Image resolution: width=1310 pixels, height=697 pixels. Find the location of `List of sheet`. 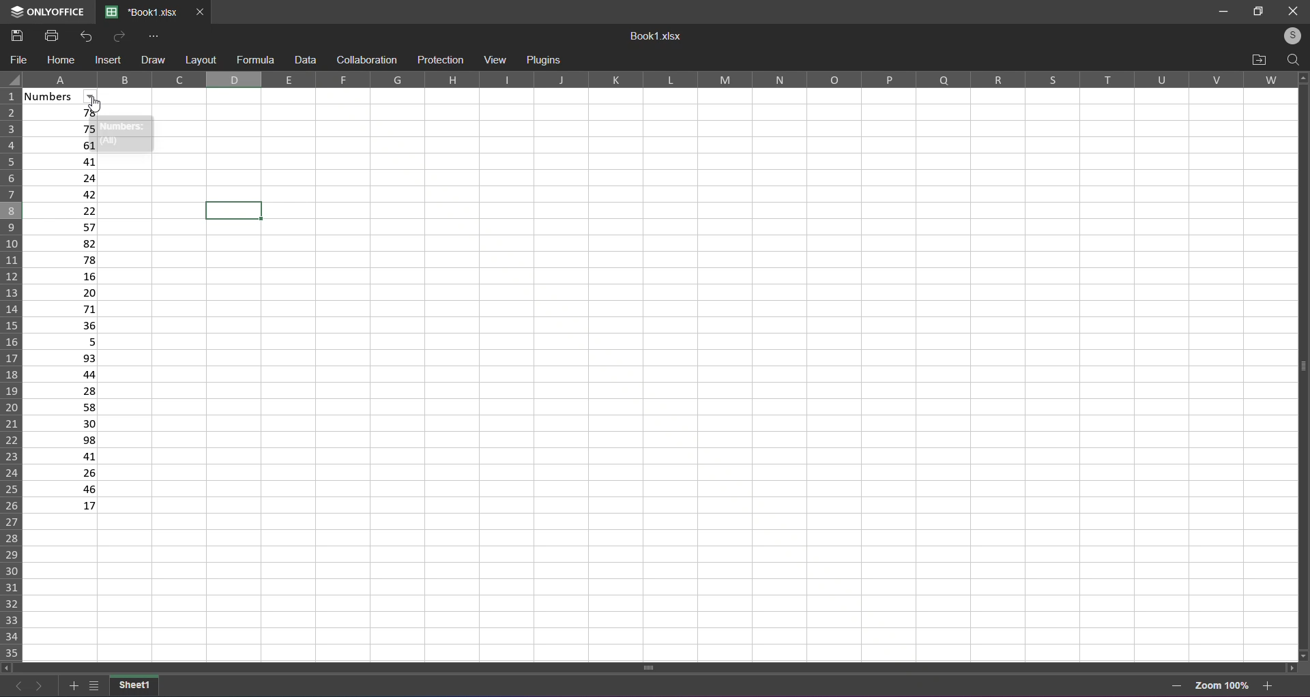

List of sheet is located at coordinates (93, 684).